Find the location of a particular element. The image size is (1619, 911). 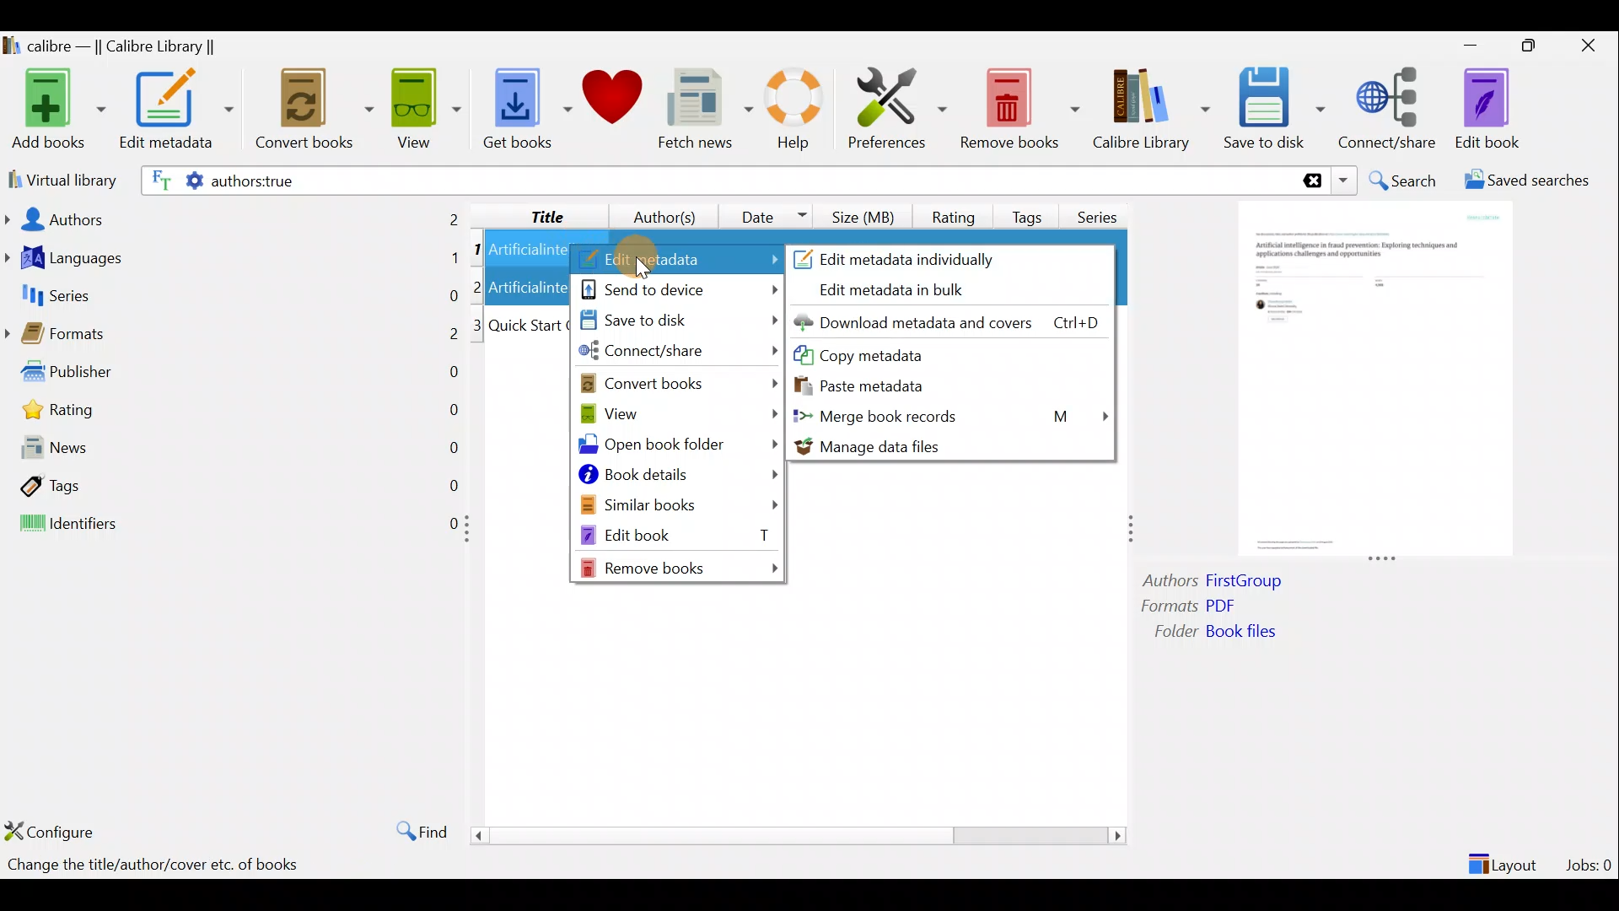

Save to disk is located at coordinates (1274, 109).